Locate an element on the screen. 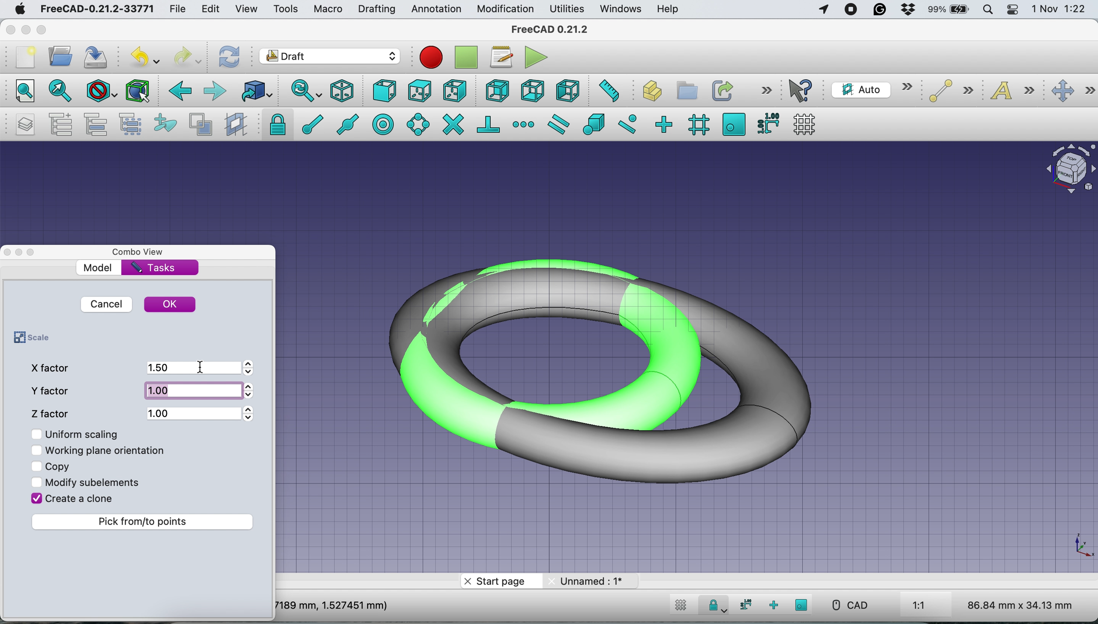  front is located at coordinates (384, 92).